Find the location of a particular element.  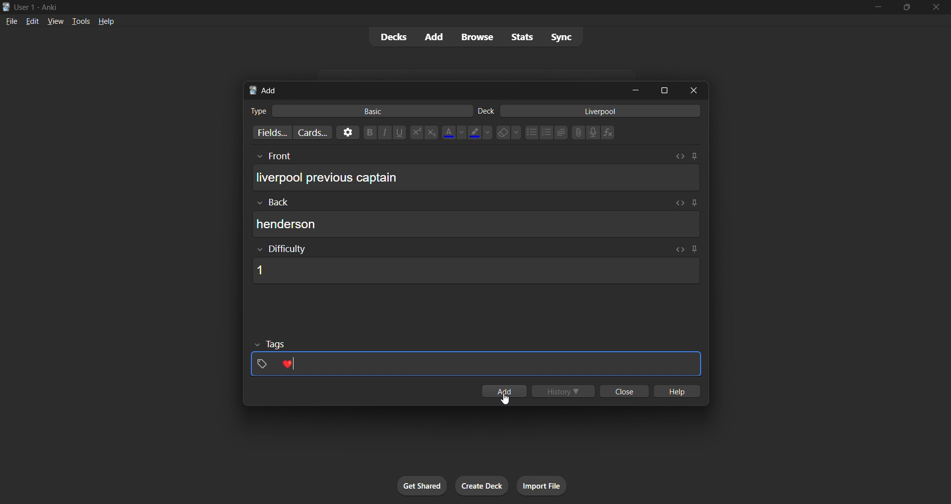

text highlight color is located at coordinates (480, 132).